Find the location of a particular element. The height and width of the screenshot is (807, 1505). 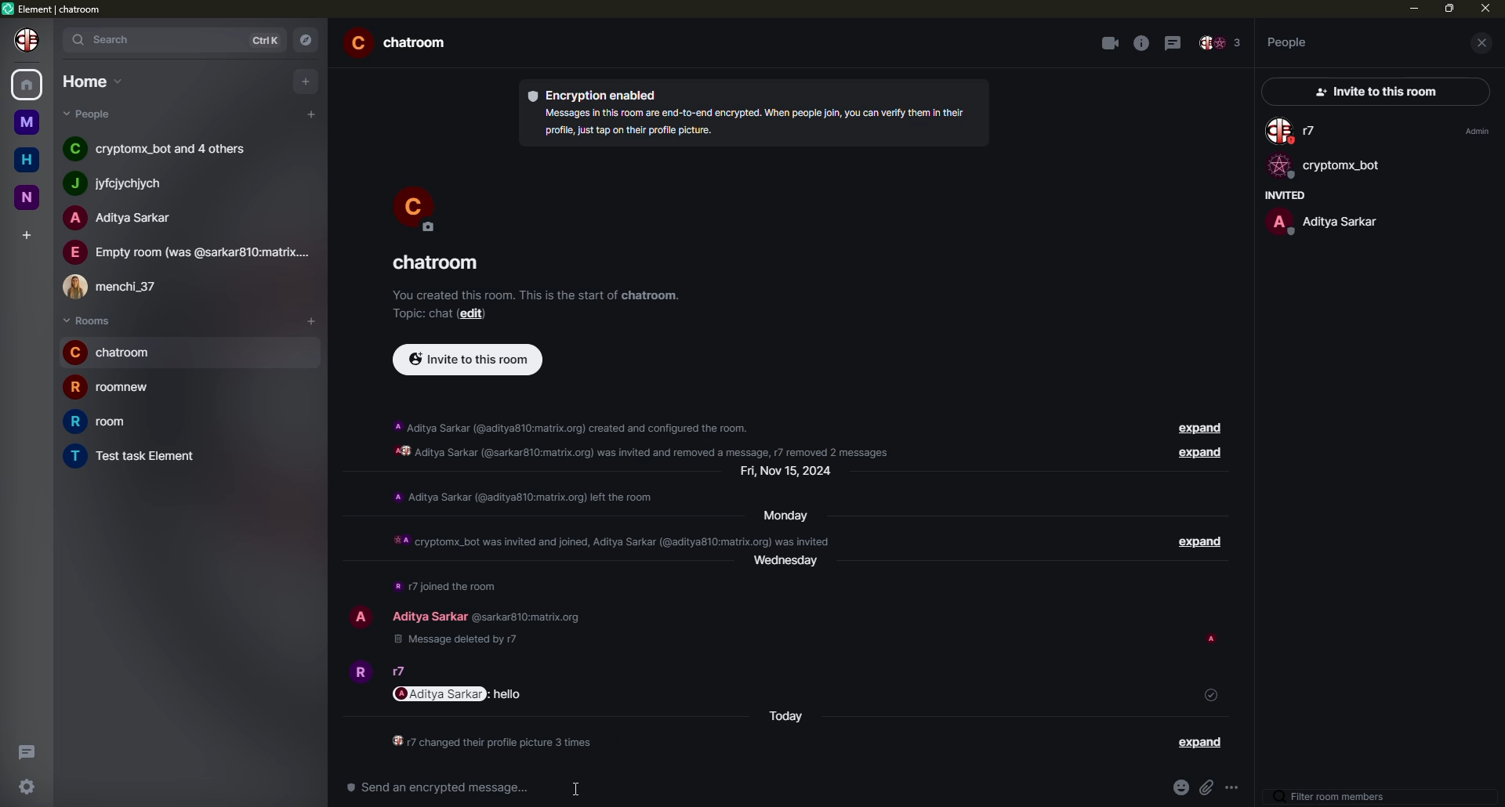

ctrlK is located at coordinates (266, 41).